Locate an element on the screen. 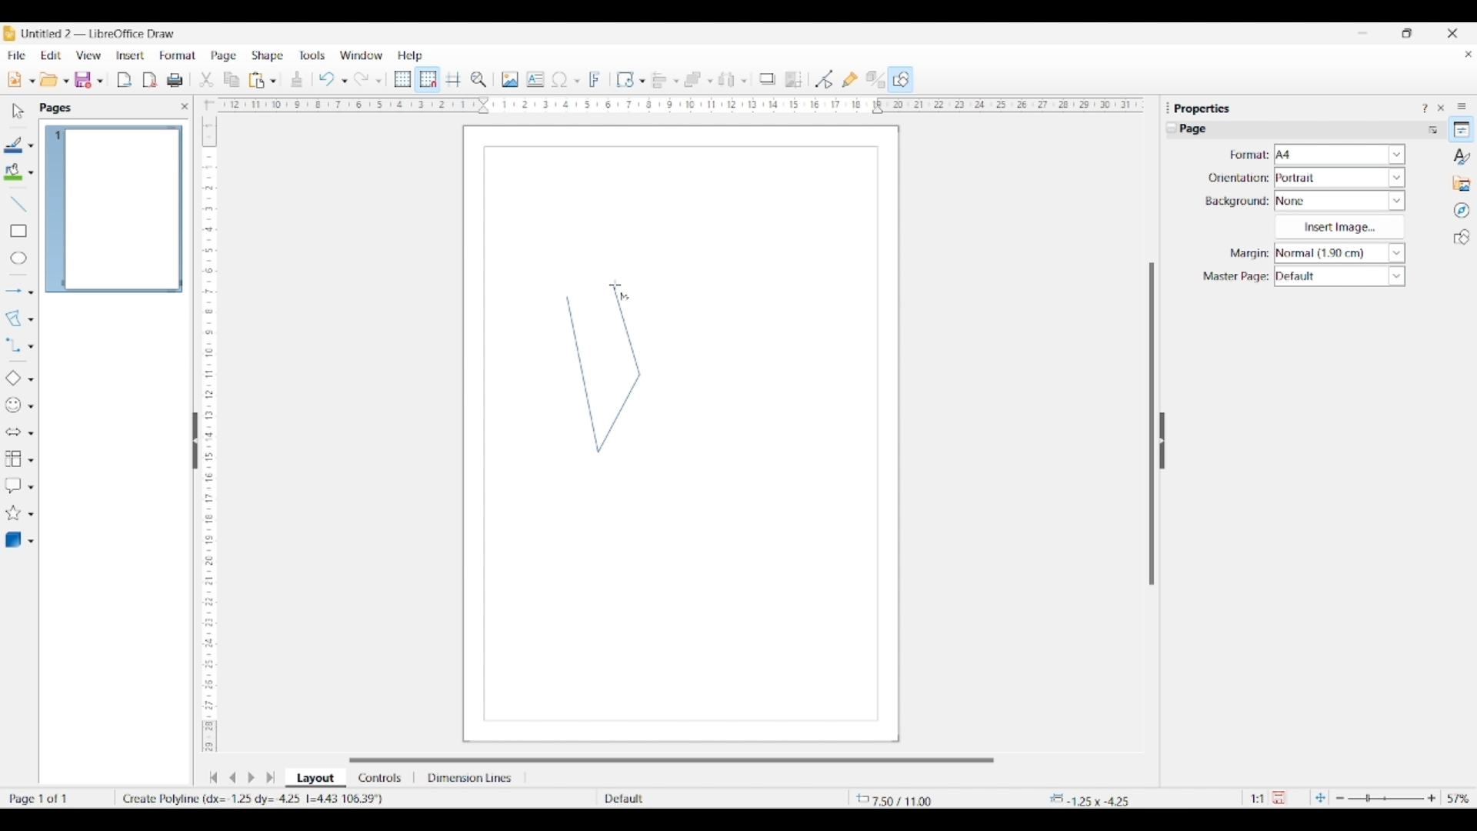  Format options is located at coordinates (1340, 154).